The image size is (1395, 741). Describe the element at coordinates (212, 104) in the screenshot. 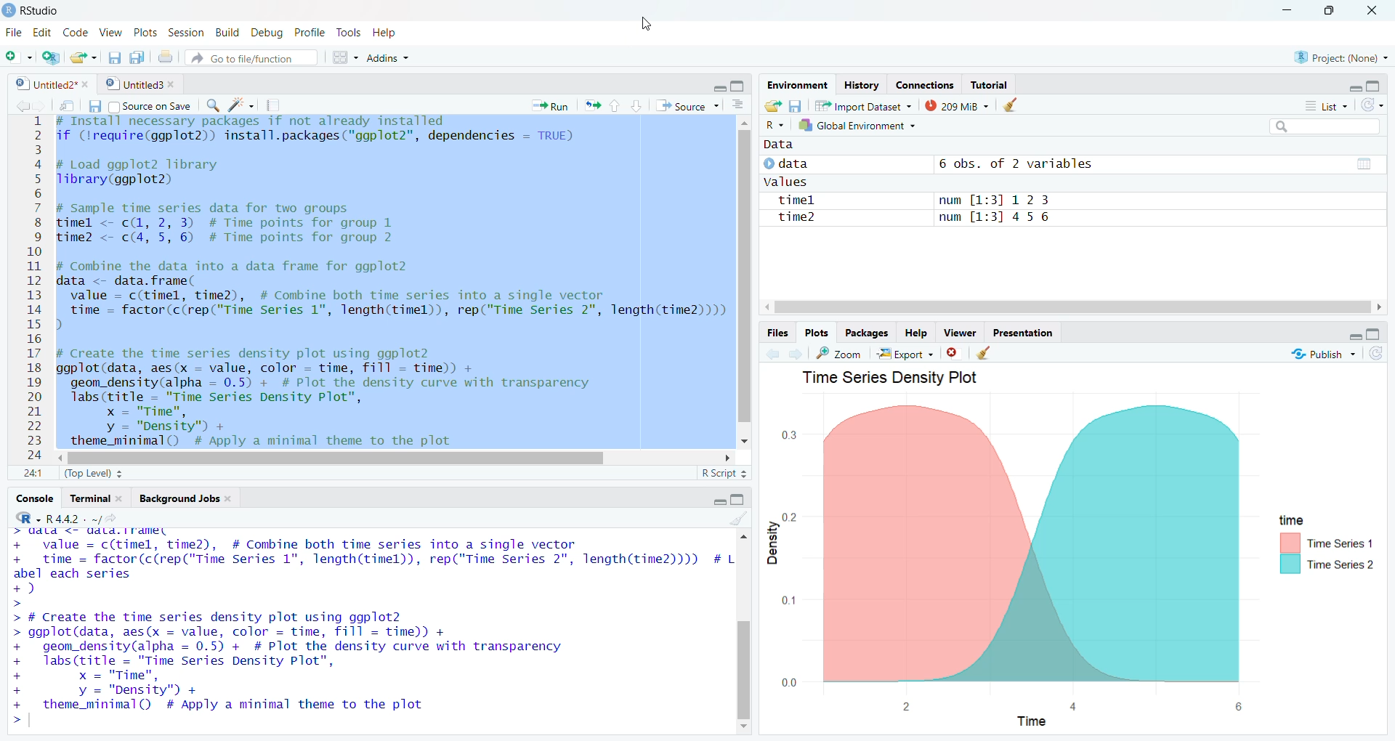

I see `Find/Replace` at that location.